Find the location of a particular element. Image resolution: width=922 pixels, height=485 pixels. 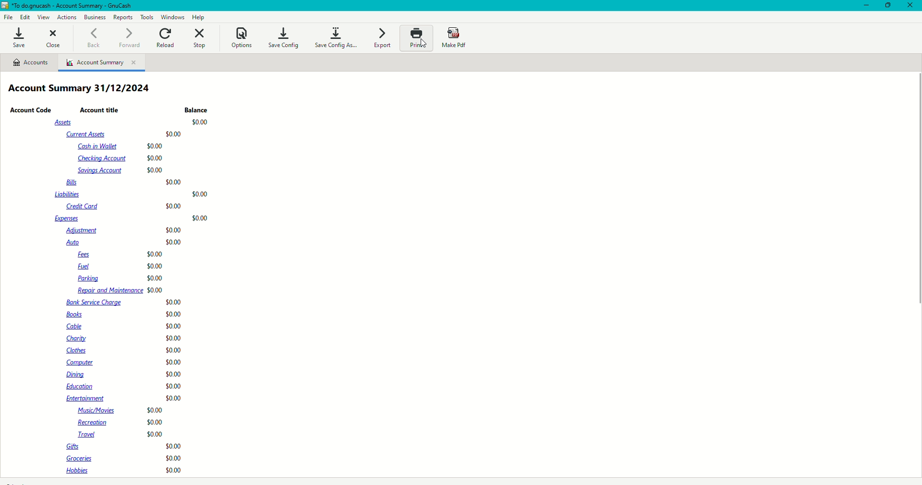

Account Title is located at coordinates (101, 109).